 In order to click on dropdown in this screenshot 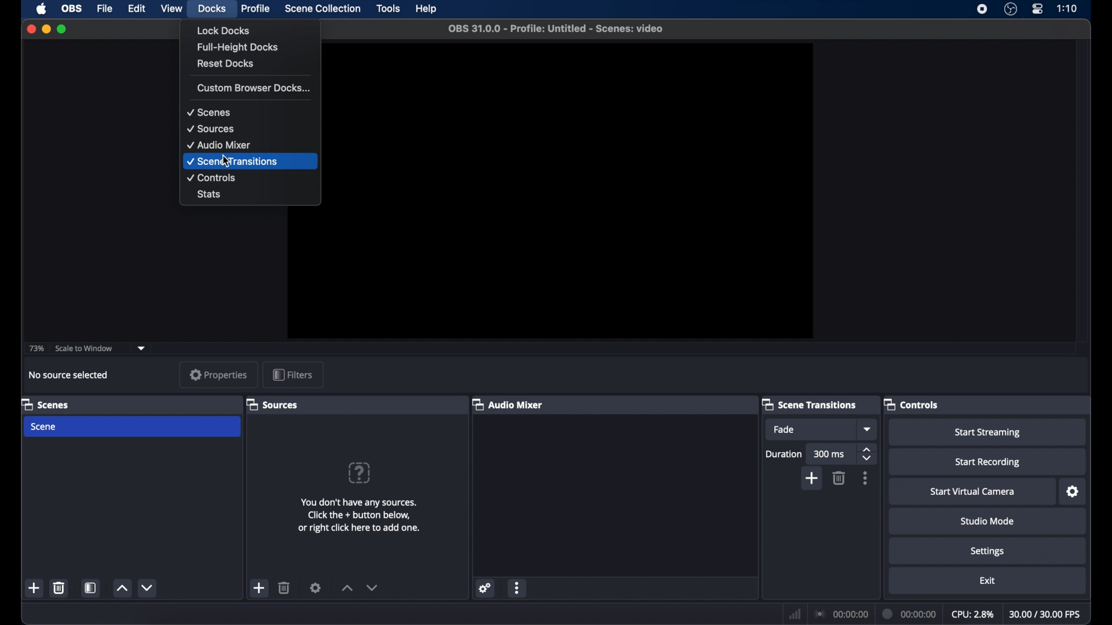, I will do `click(142, 347)`.